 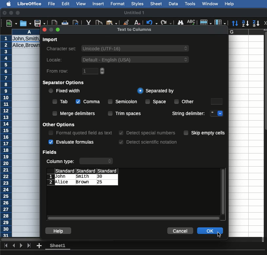 I want to click on Format quoted field as text, so click(x=80, y=133).